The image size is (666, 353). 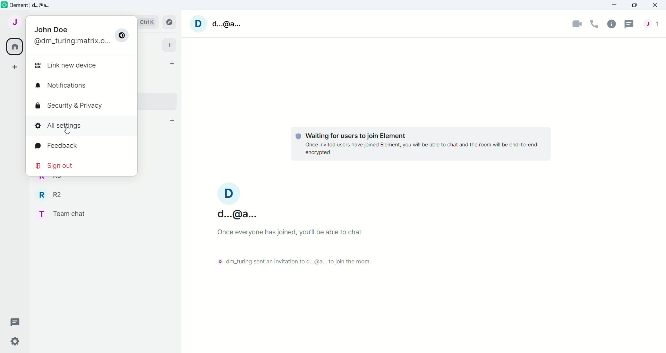 I want to click on Close, so click(x=656, y=6).